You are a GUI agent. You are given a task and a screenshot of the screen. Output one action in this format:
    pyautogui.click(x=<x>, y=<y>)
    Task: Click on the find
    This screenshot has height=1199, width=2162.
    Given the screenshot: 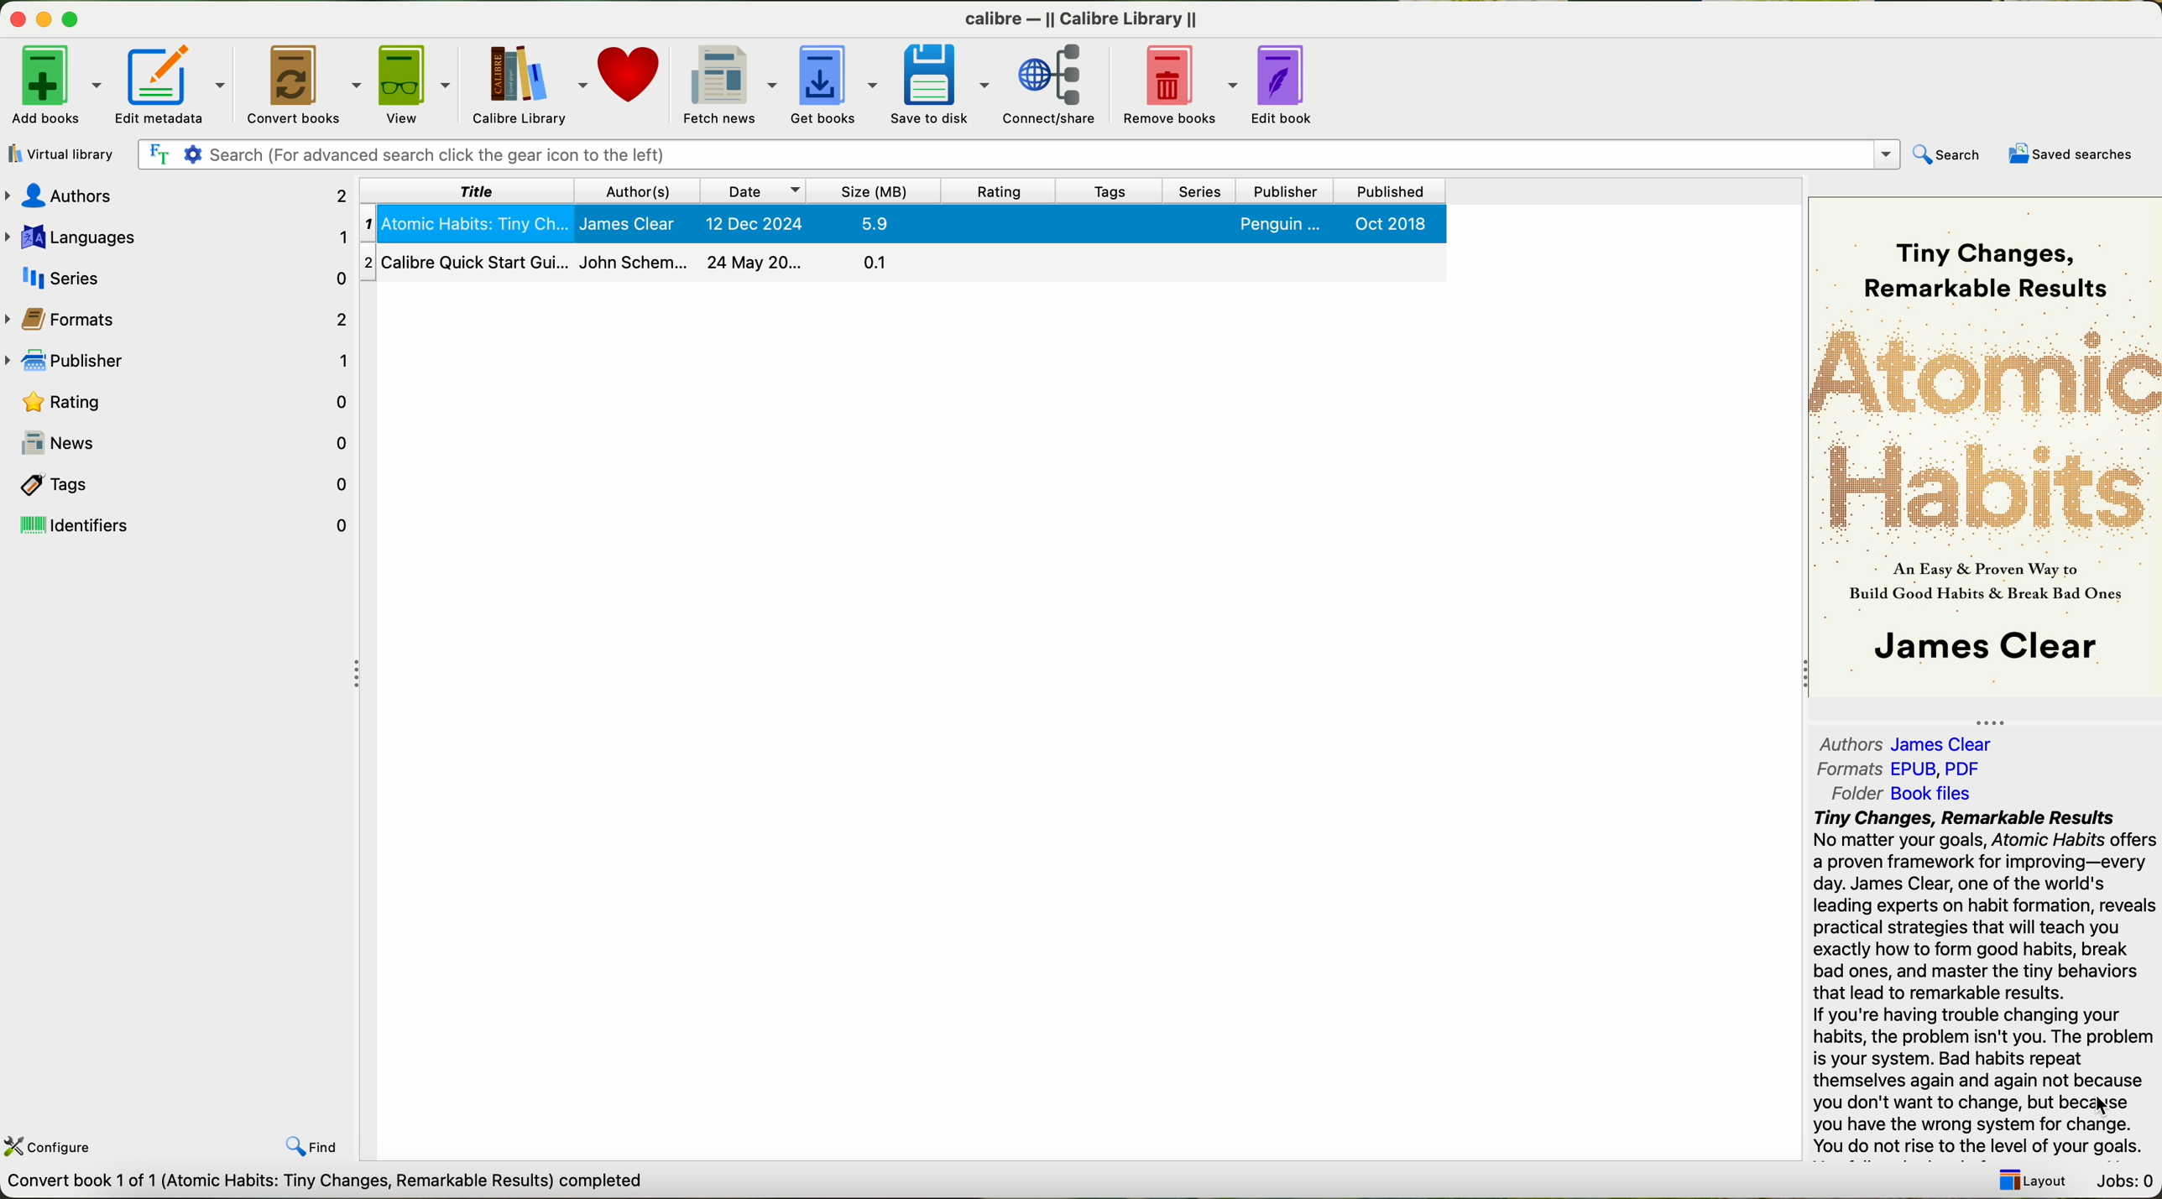 What is the action you would take?
    pyautogui.click(x=312, y=1146)
    